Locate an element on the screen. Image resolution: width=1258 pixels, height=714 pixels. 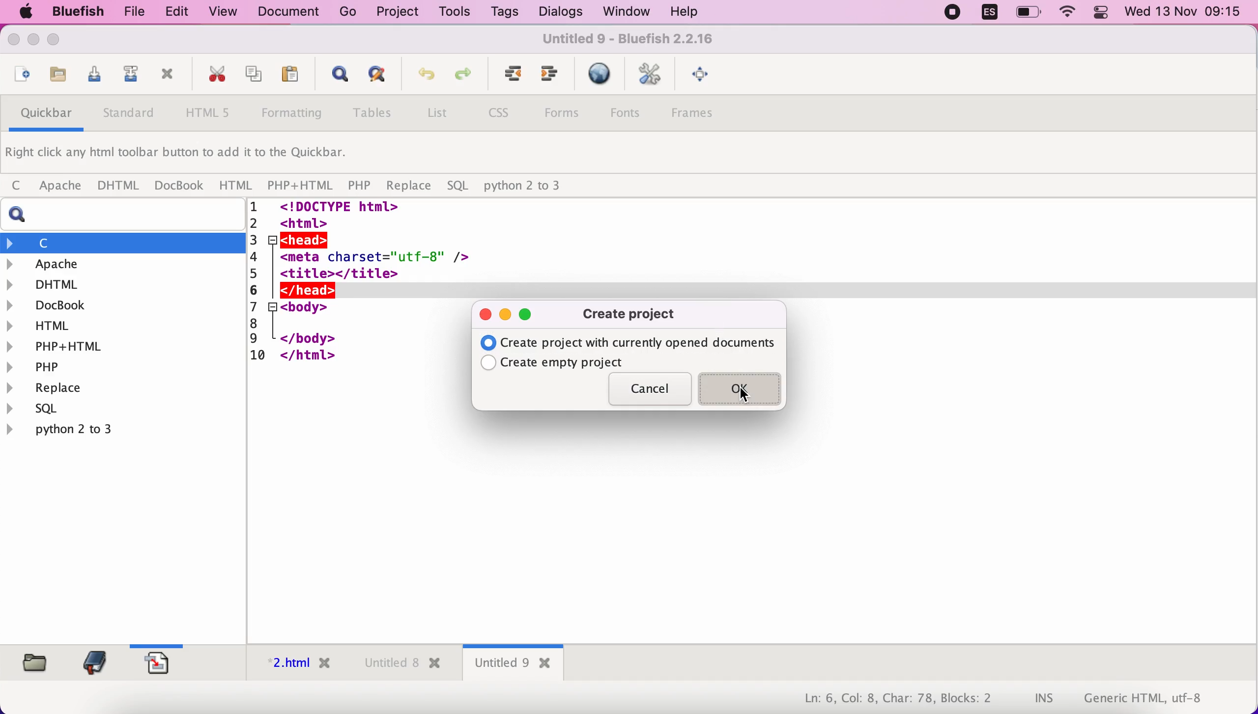
CURSOR is located at coordinates (743, 393).